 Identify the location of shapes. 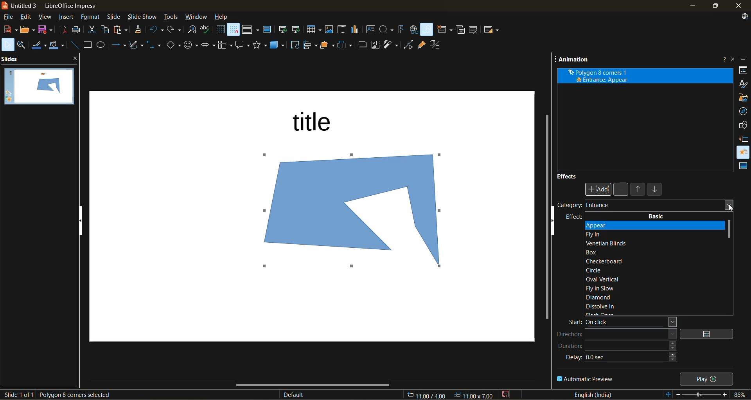
(742, 124).